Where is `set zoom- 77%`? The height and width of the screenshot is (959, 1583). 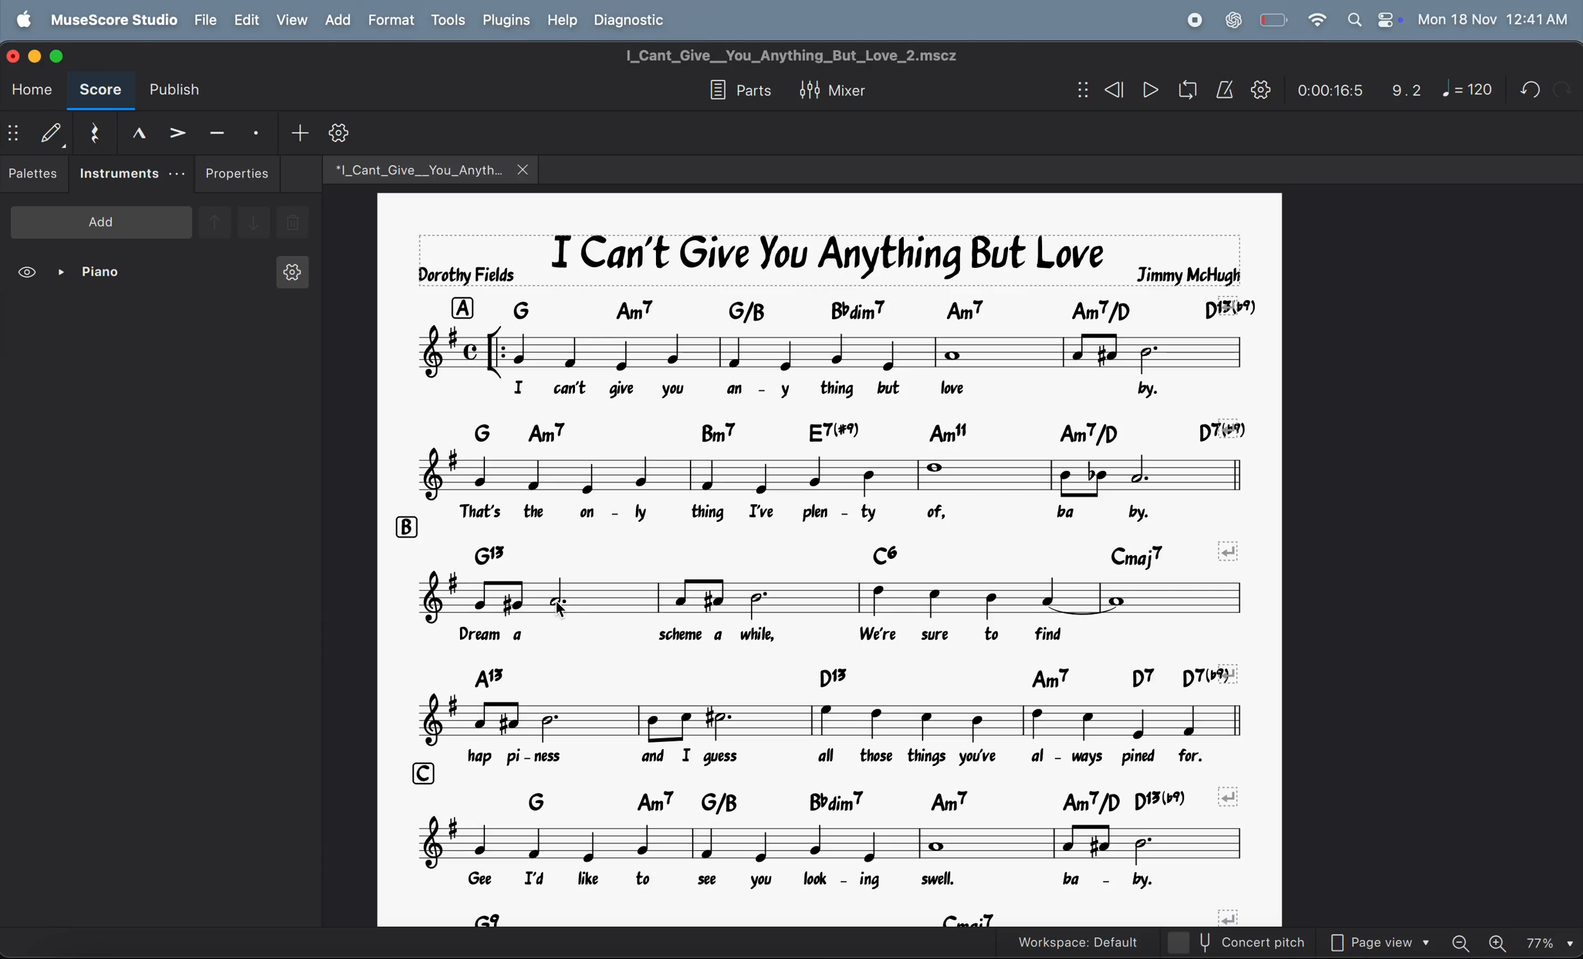 set zoom- 77% is located at coordinates (1552, 942).